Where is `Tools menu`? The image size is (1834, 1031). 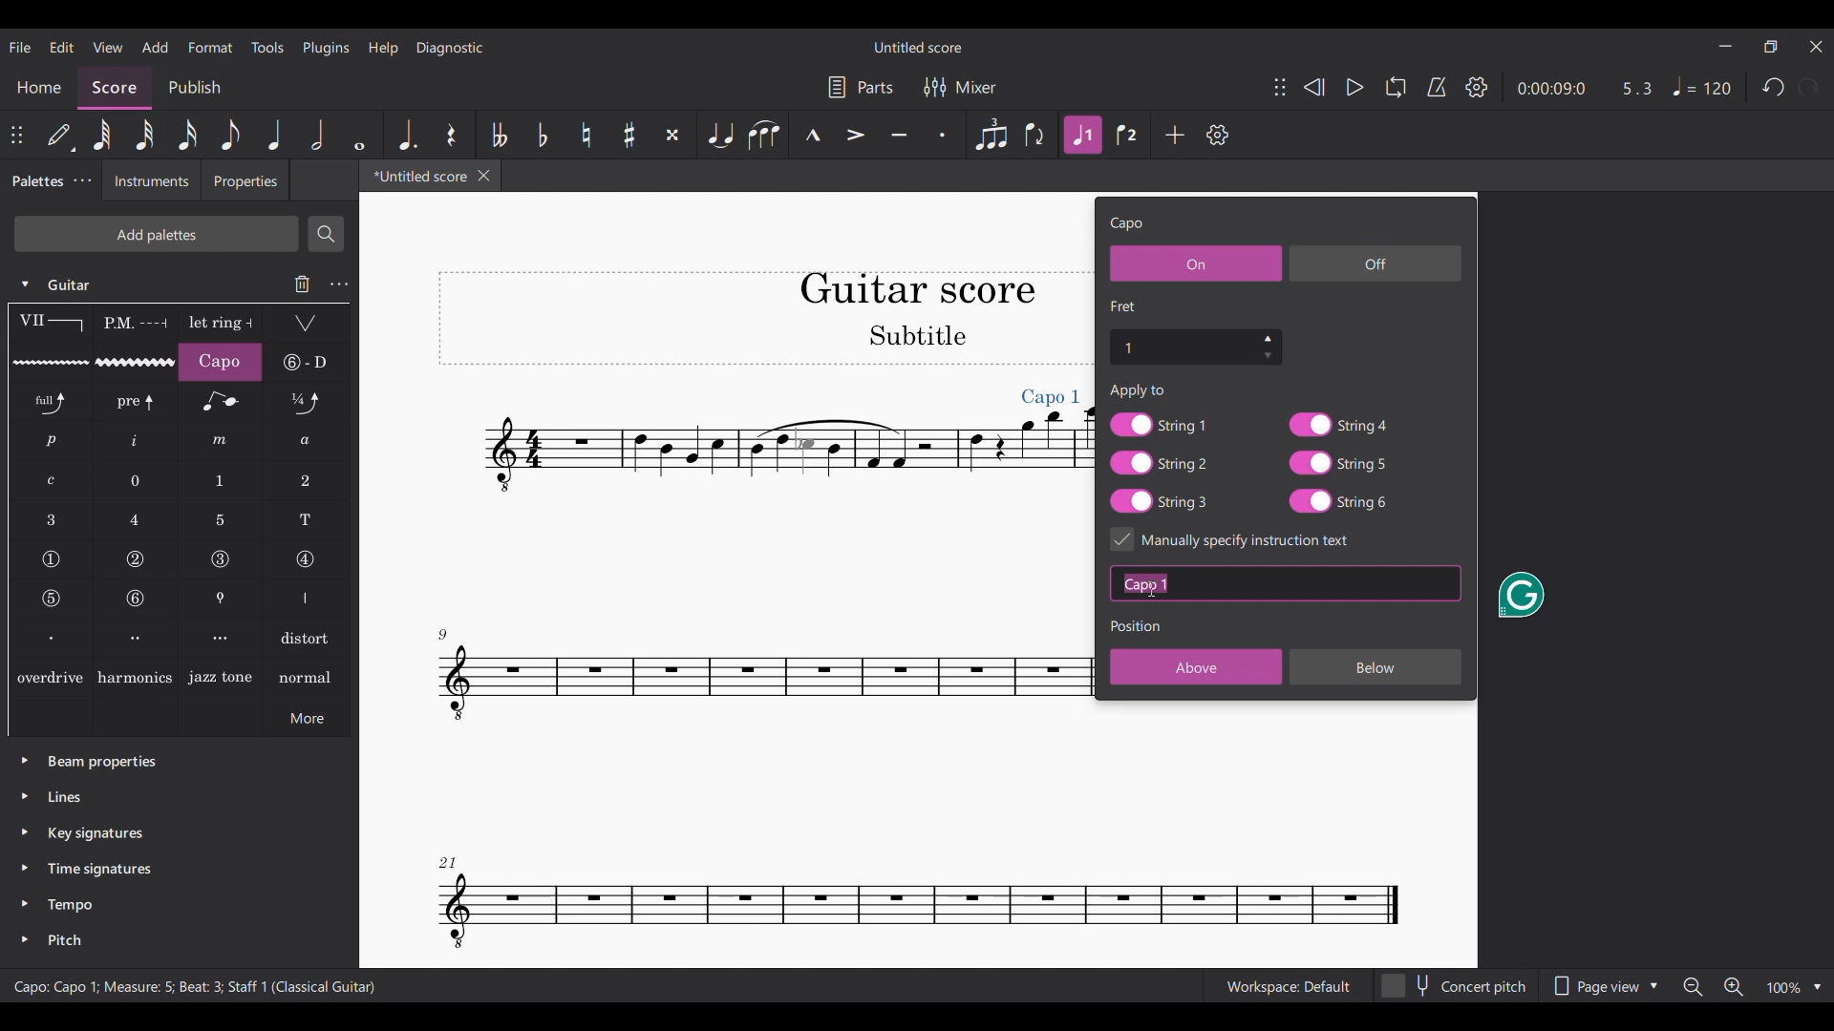 Tools menu is located at coordinates (267, 47).